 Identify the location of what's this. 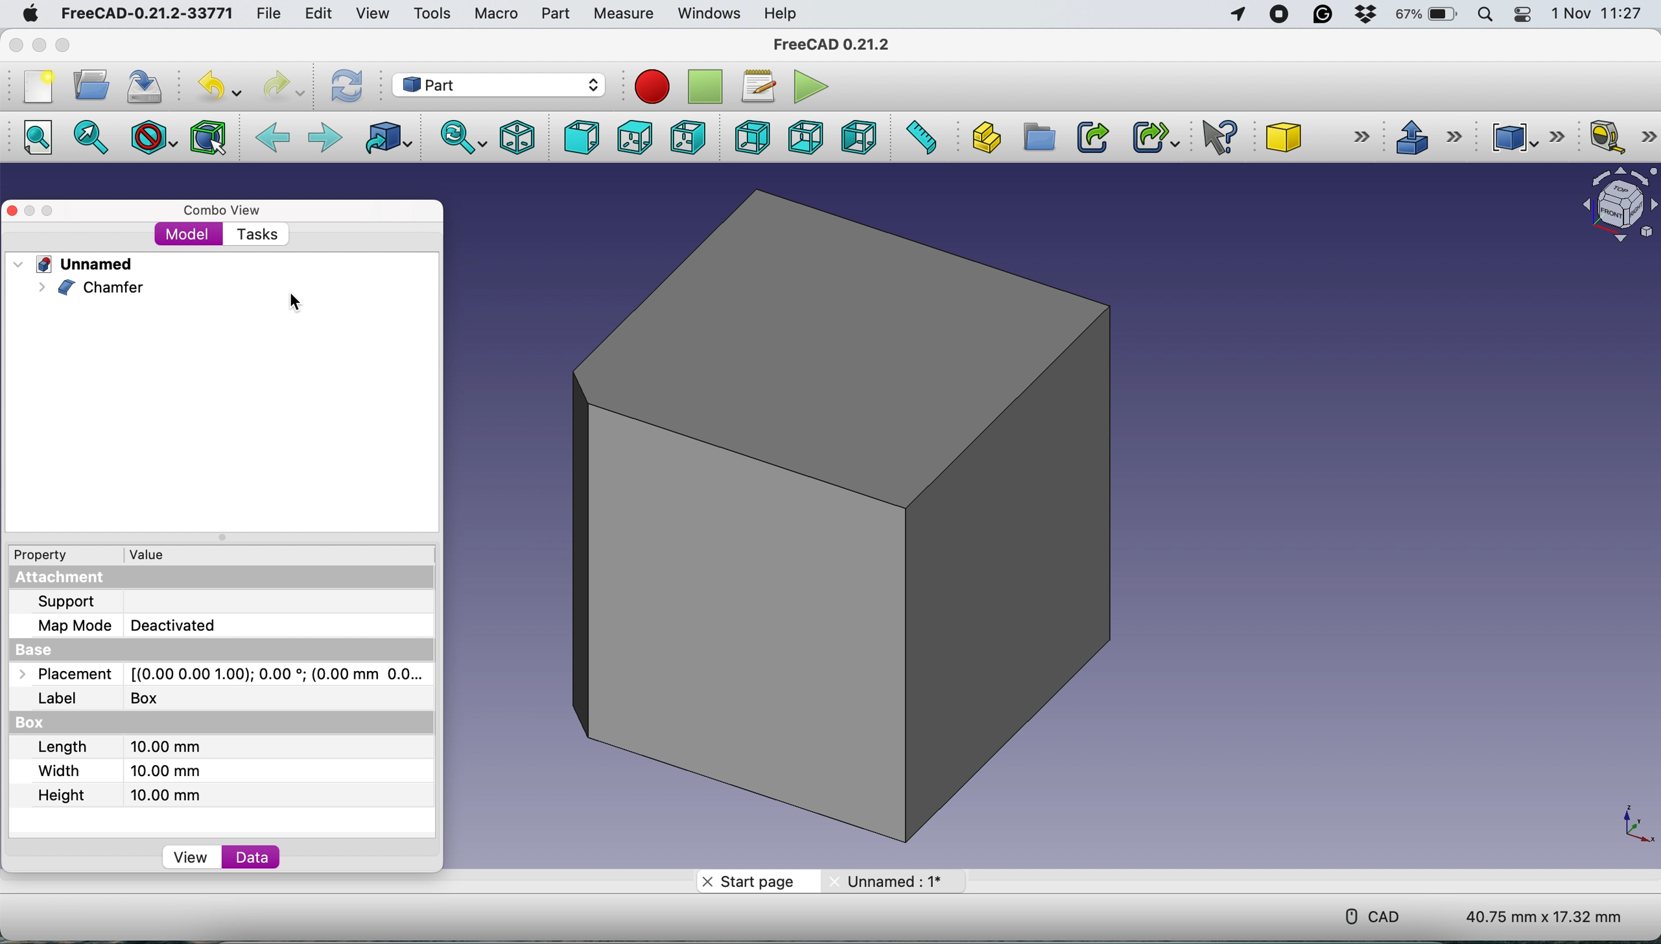
(1215, 137).